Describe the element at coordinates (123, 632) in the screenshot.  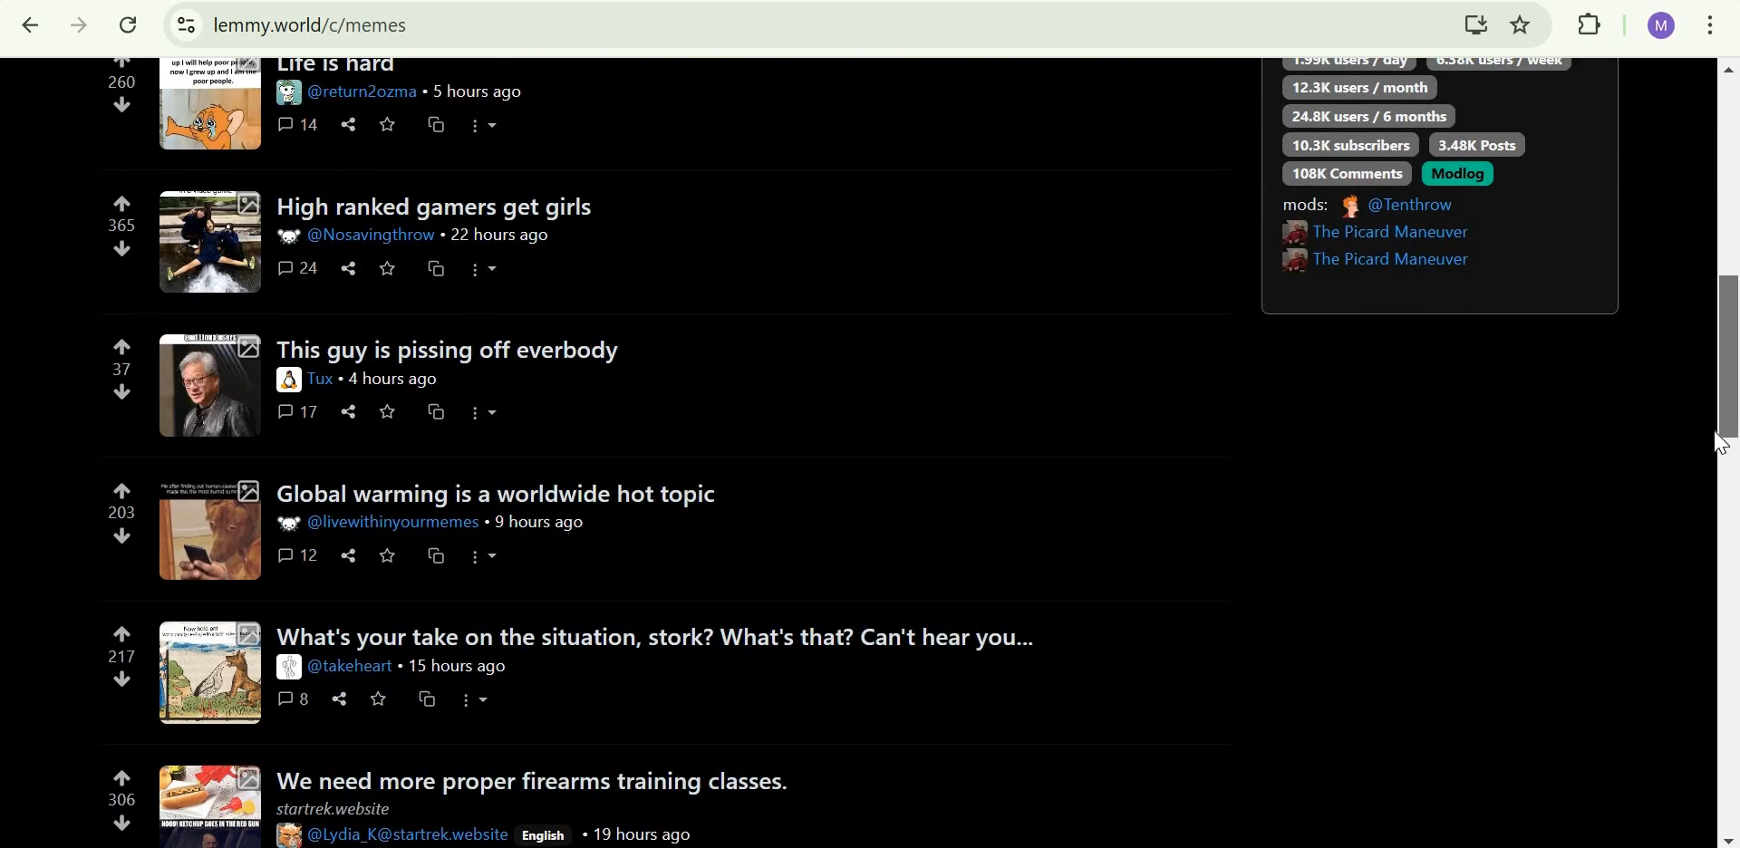
I see `upvote` at that location.